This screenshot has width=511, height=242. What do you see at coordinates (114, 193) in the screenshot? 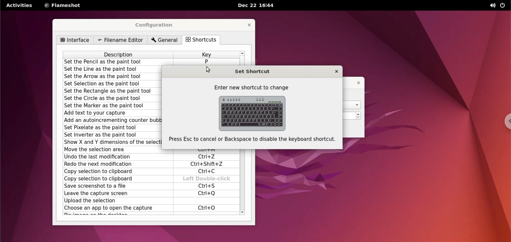
I see `leave the capture screen` at bounding box center [114, 193].